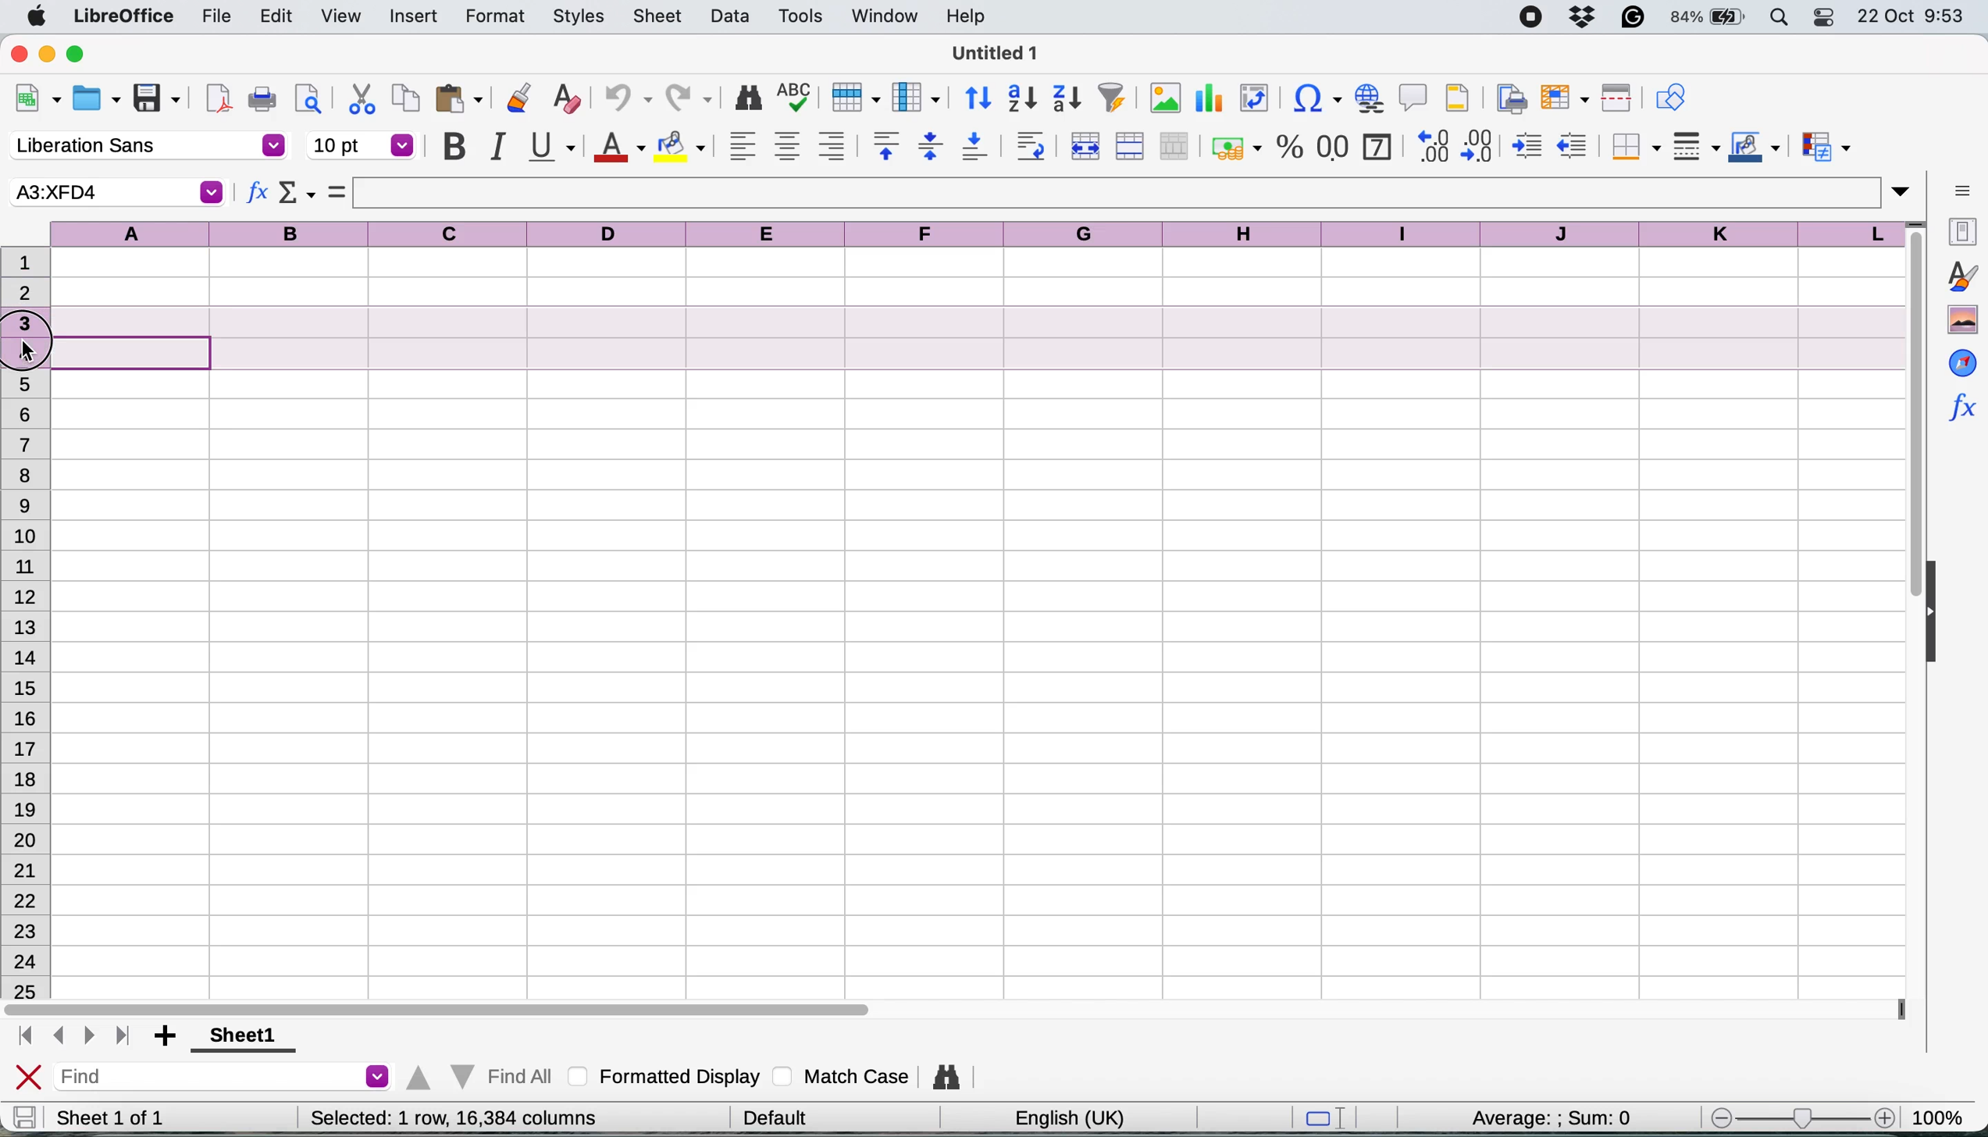 This screenshot has height=1137, width=1988. Describe the element at coordinates (1909, 17) in the screenshot. I see `22 oct 9:53` at that location.